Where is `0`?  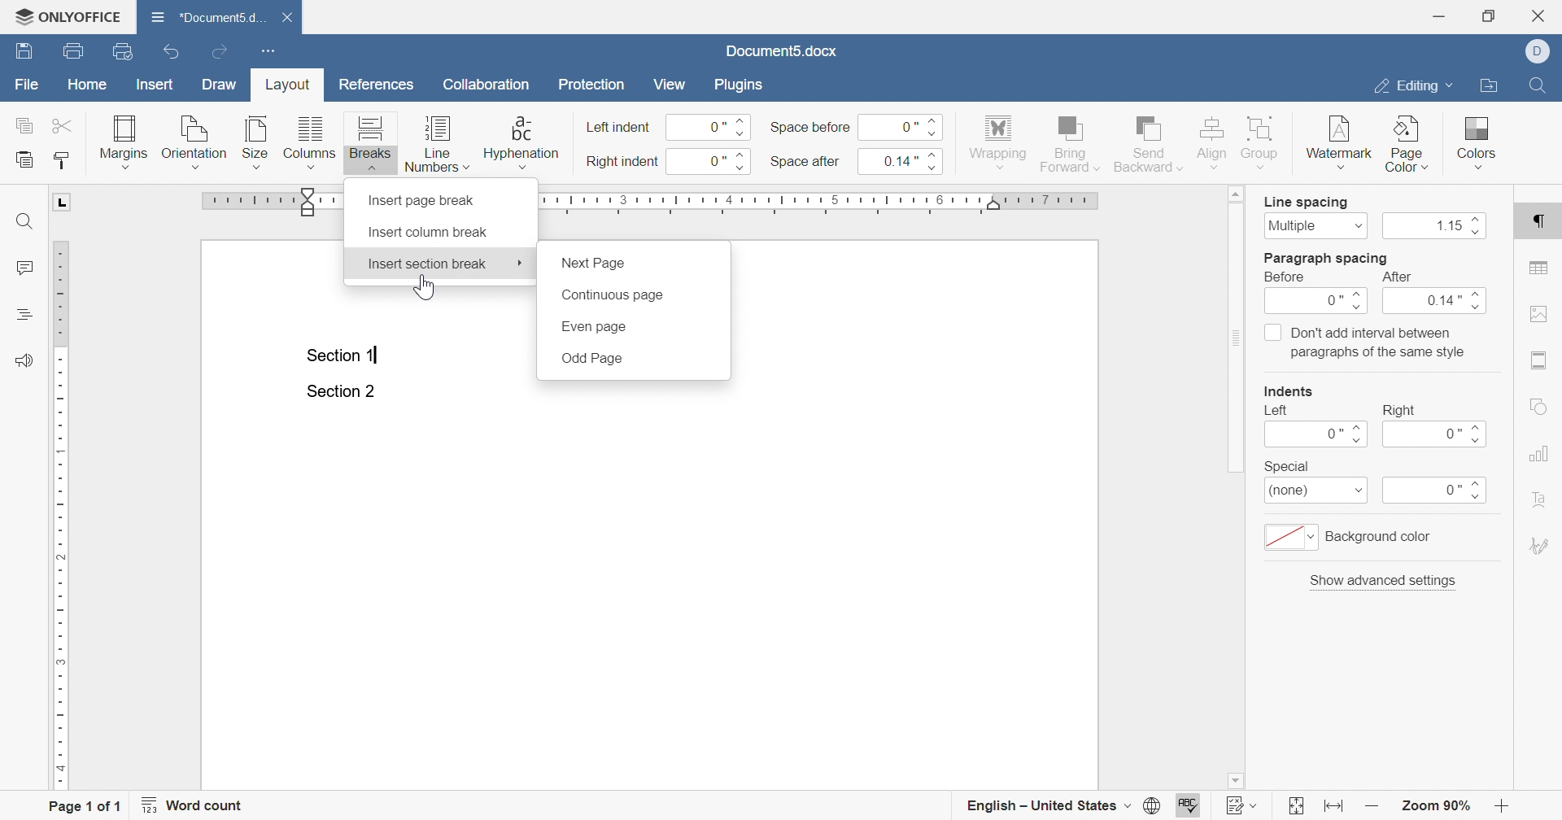 0 is located at coordinates (1438, 434).